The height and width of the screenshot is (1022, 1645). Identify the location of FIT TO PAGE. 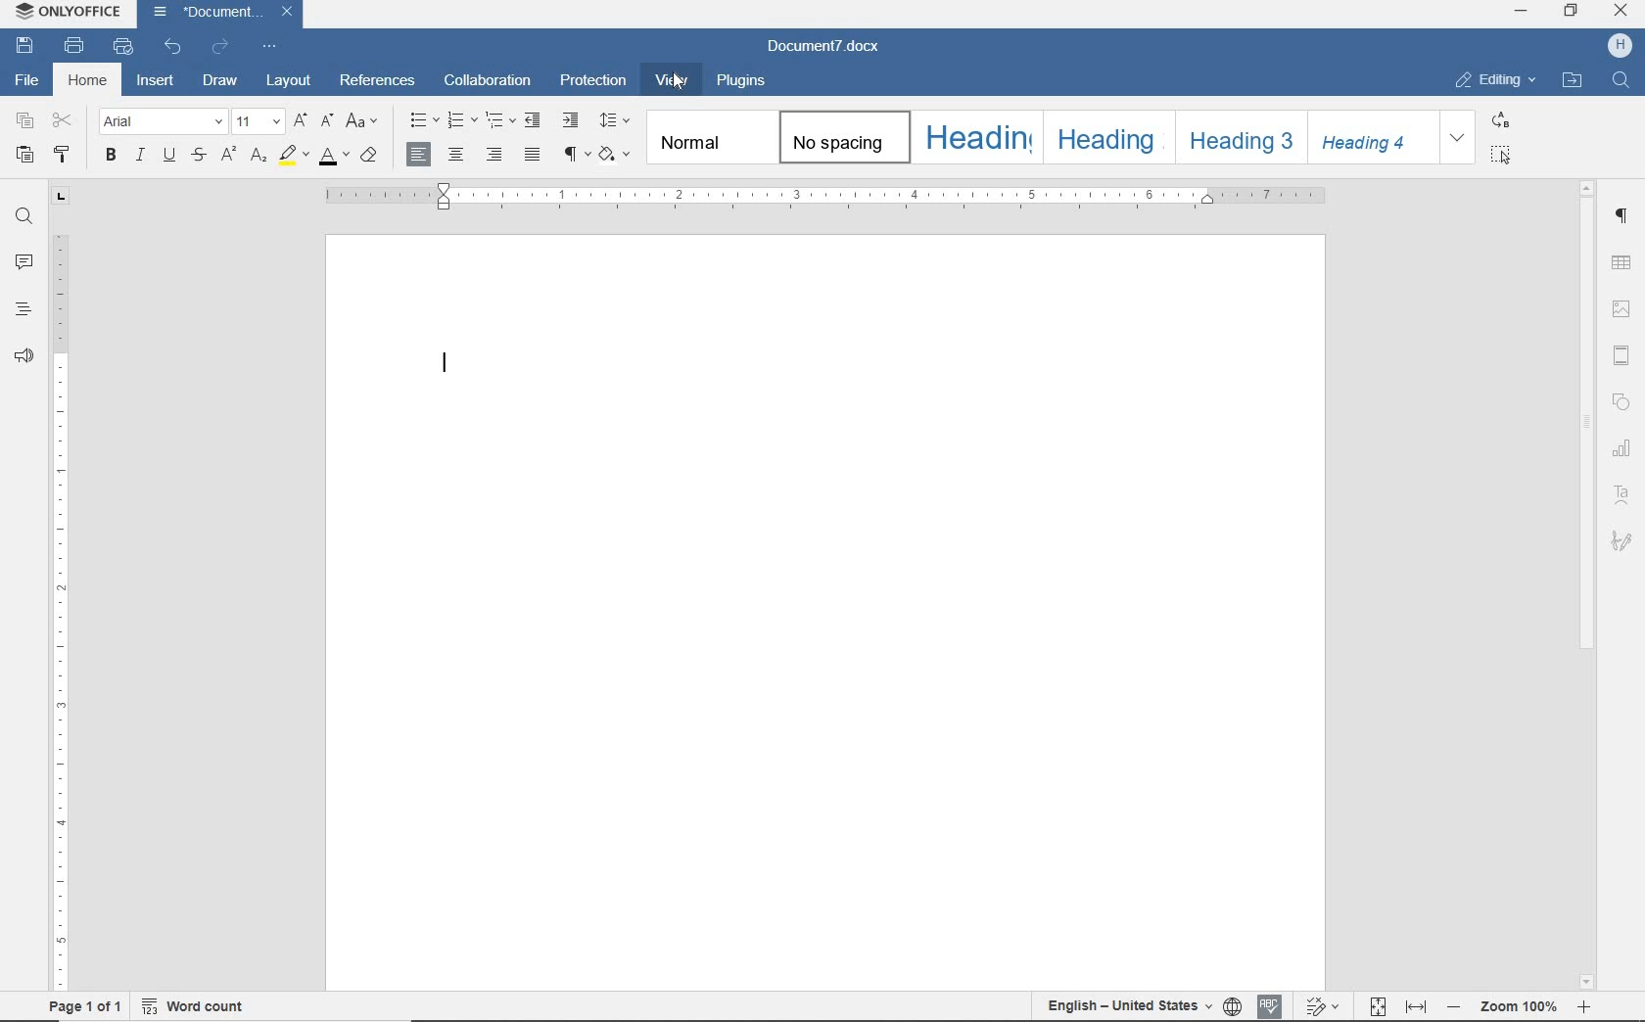
(1381, 1006).